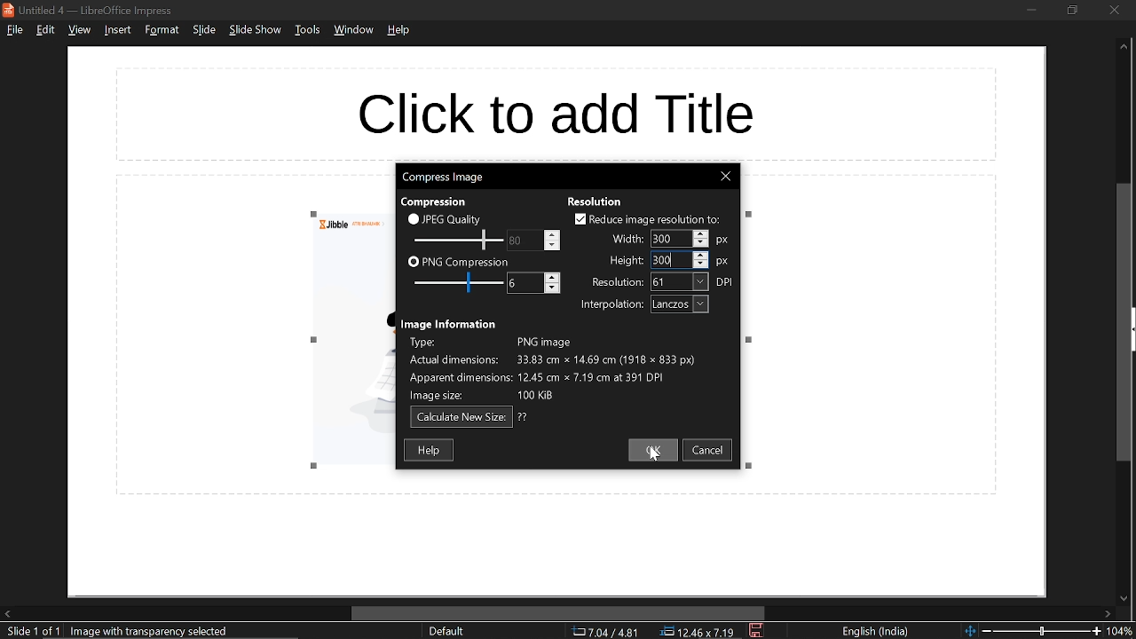 Image resolution: width=1136 pixels, height=639 pixels. What do you see at coordinates (461, 417) in the screenshot?
I see `calculate new size` at bounding box center [461, 417].